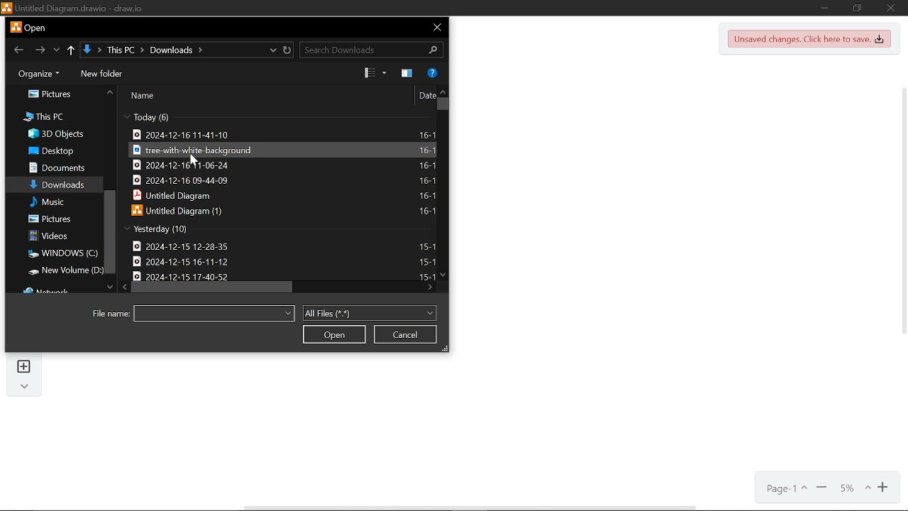  What do you see at coordinates (123, 286) in the screenshot?
I see `Move left` at bounding box center [123, 286].